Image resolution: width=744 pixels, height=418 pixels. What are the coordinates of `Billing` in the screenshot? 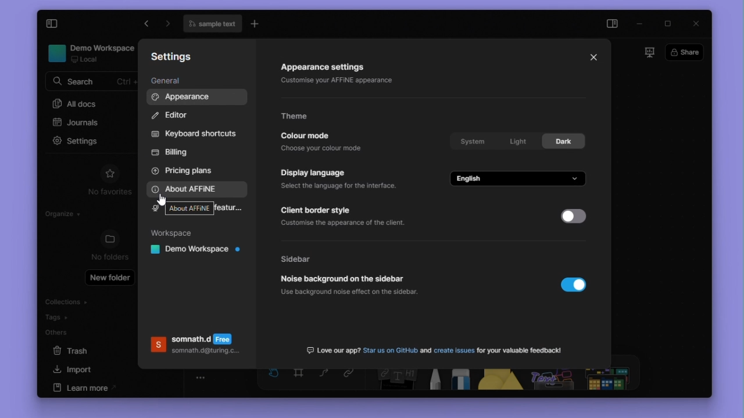 It's located at (170, 153).